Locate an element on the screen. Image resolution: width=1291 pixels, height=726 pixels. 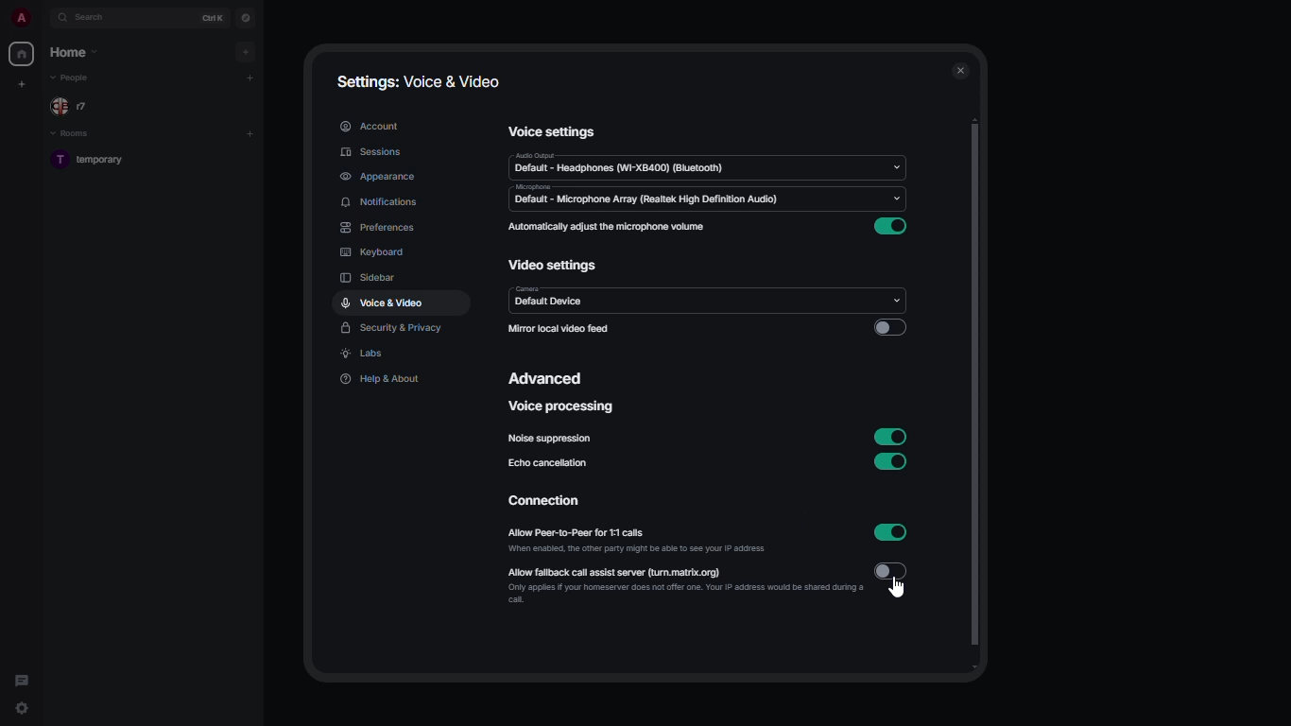
settings: voice & video is located at coordinates (421, 79).